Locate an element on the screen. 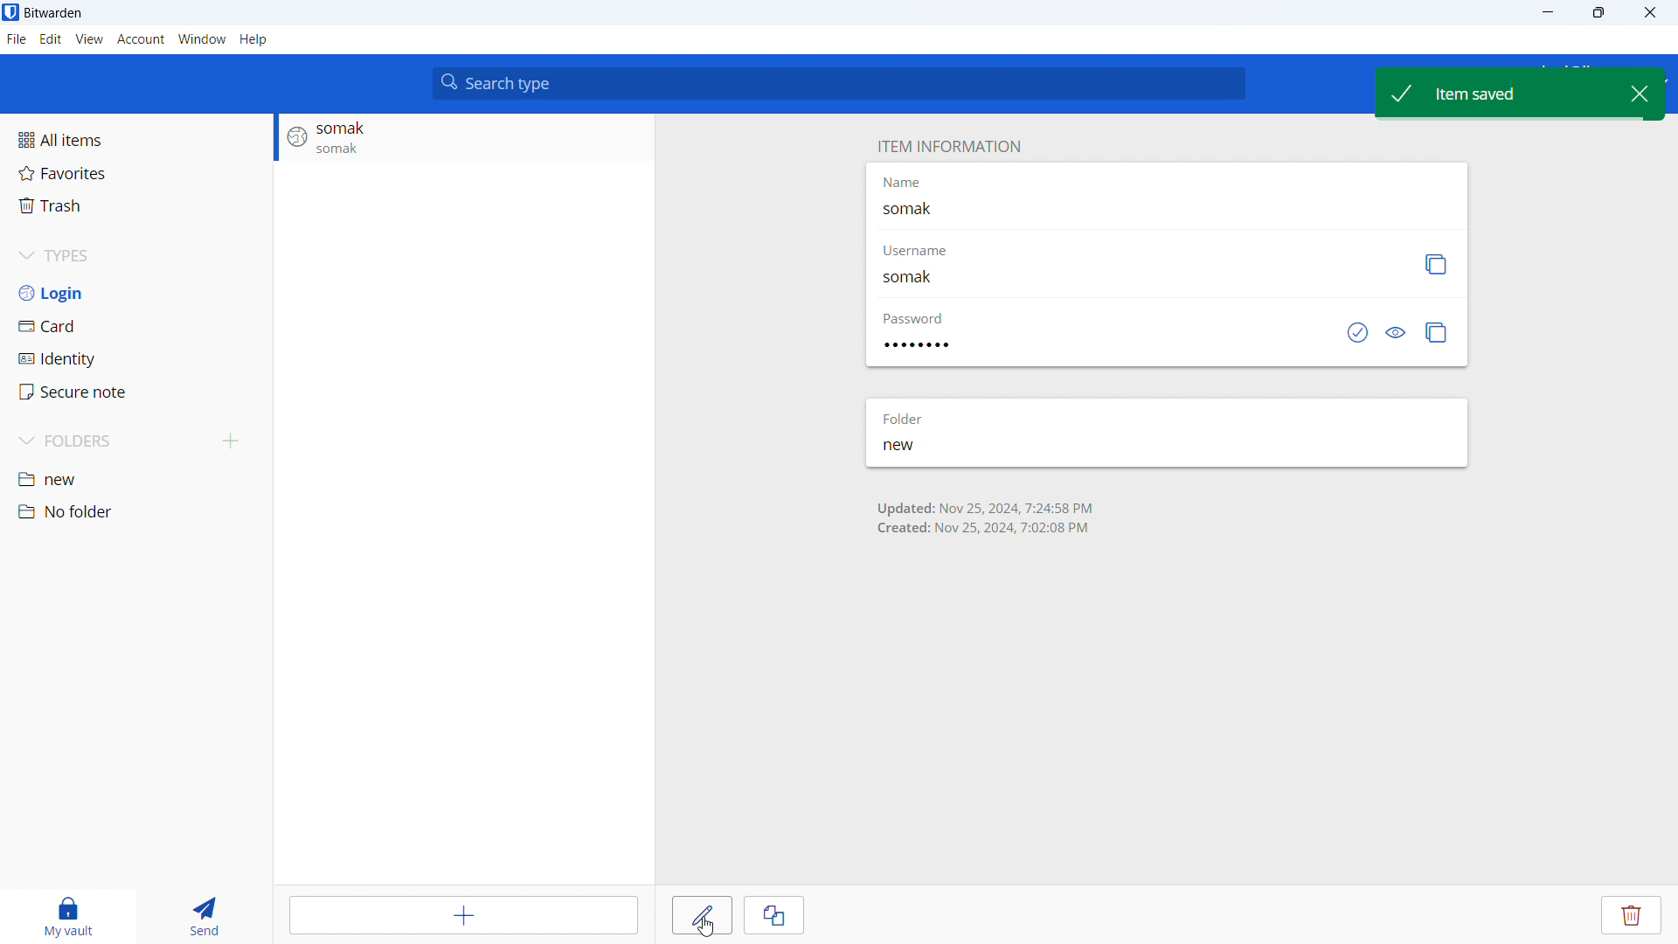 This screenshot has width=1678, height=944. view is located at coordinates (90, 39).